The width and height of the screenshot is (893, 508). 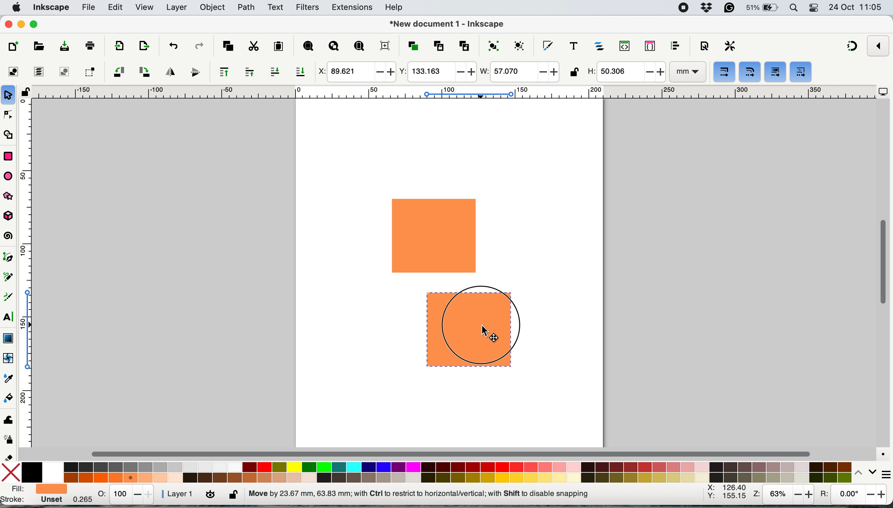 What do you see at coordinates (687, 72) in the screenshot?
I see `mm` at bounding box center [687, 72].